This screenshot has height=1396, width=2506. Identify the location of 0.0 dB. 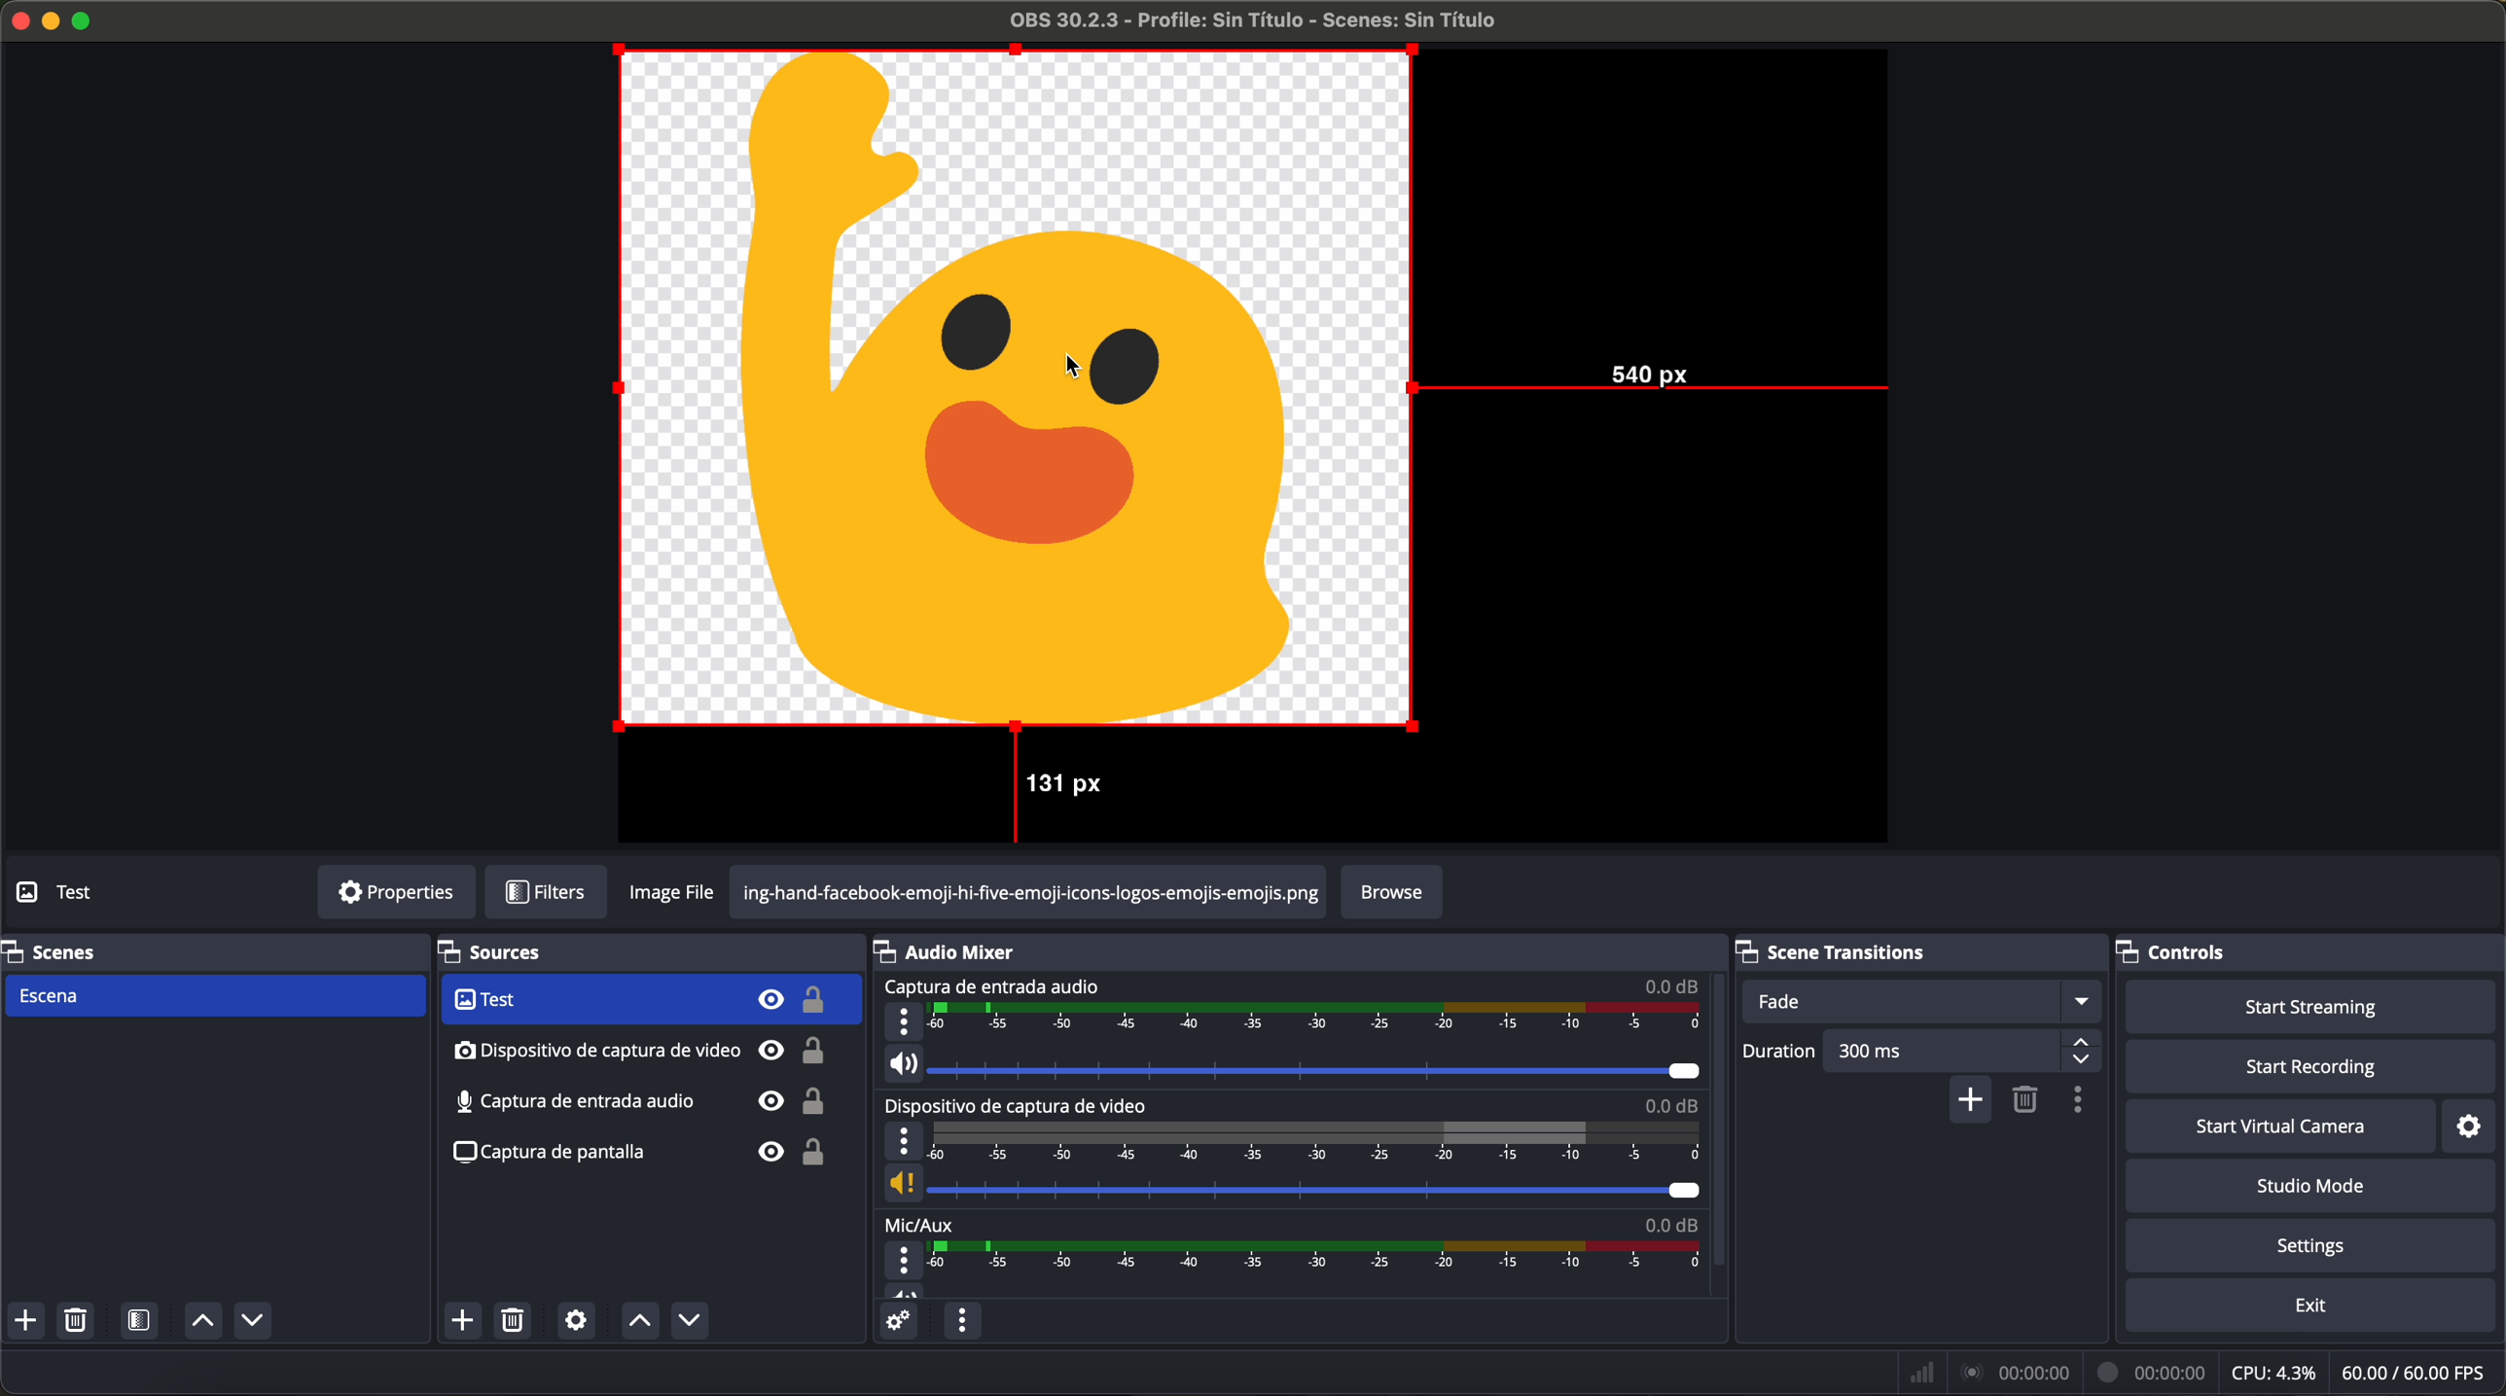
(1673, 984).